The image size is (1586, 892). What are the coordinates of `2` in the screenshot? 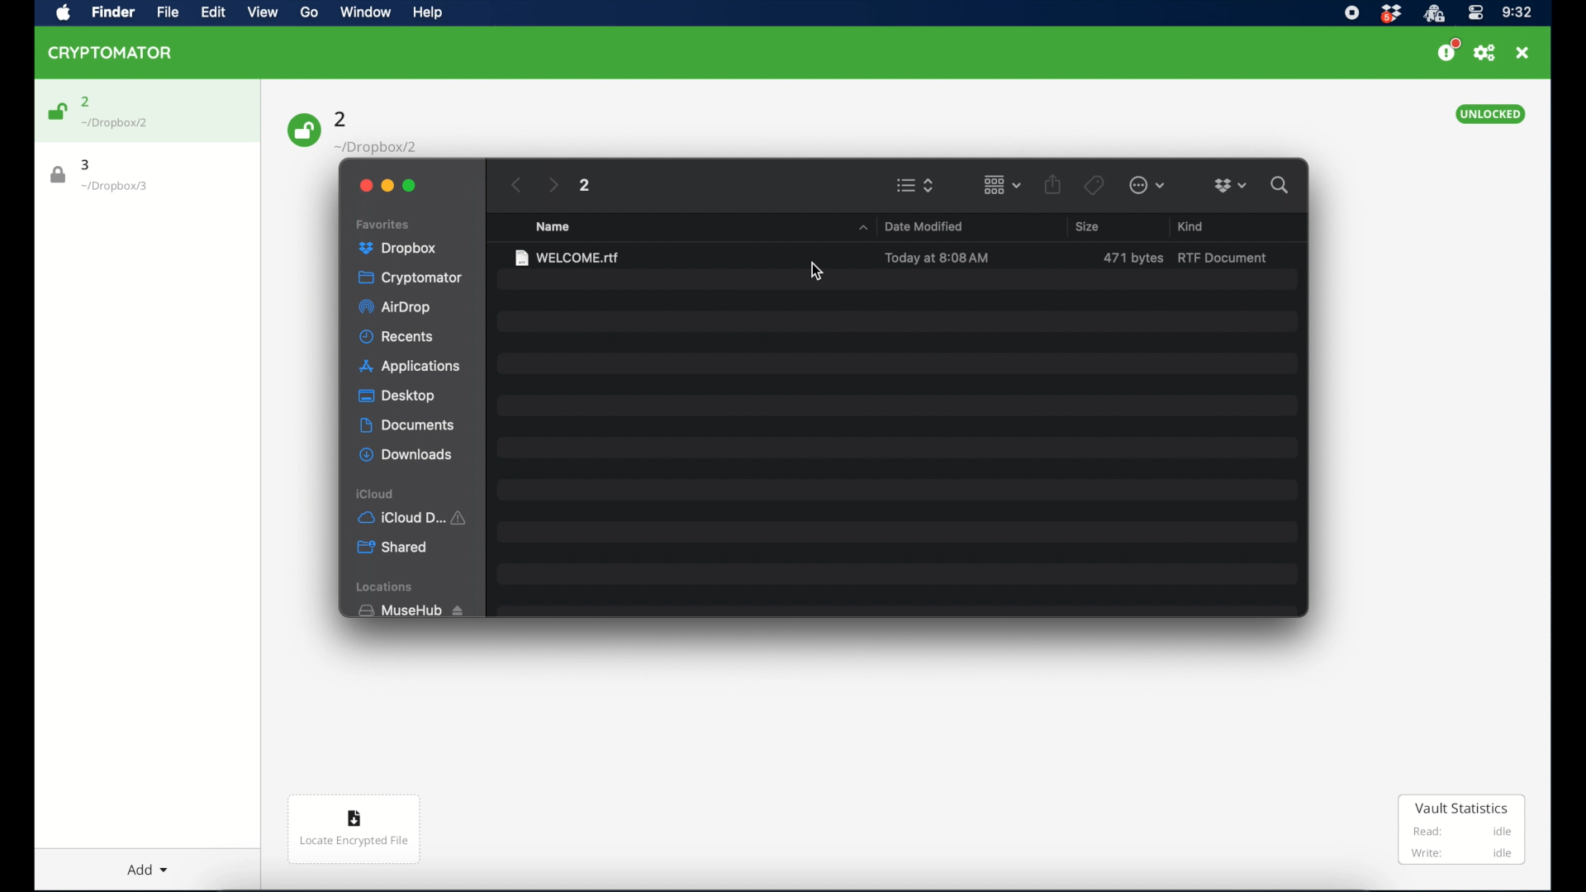 It's located at (586, 186).